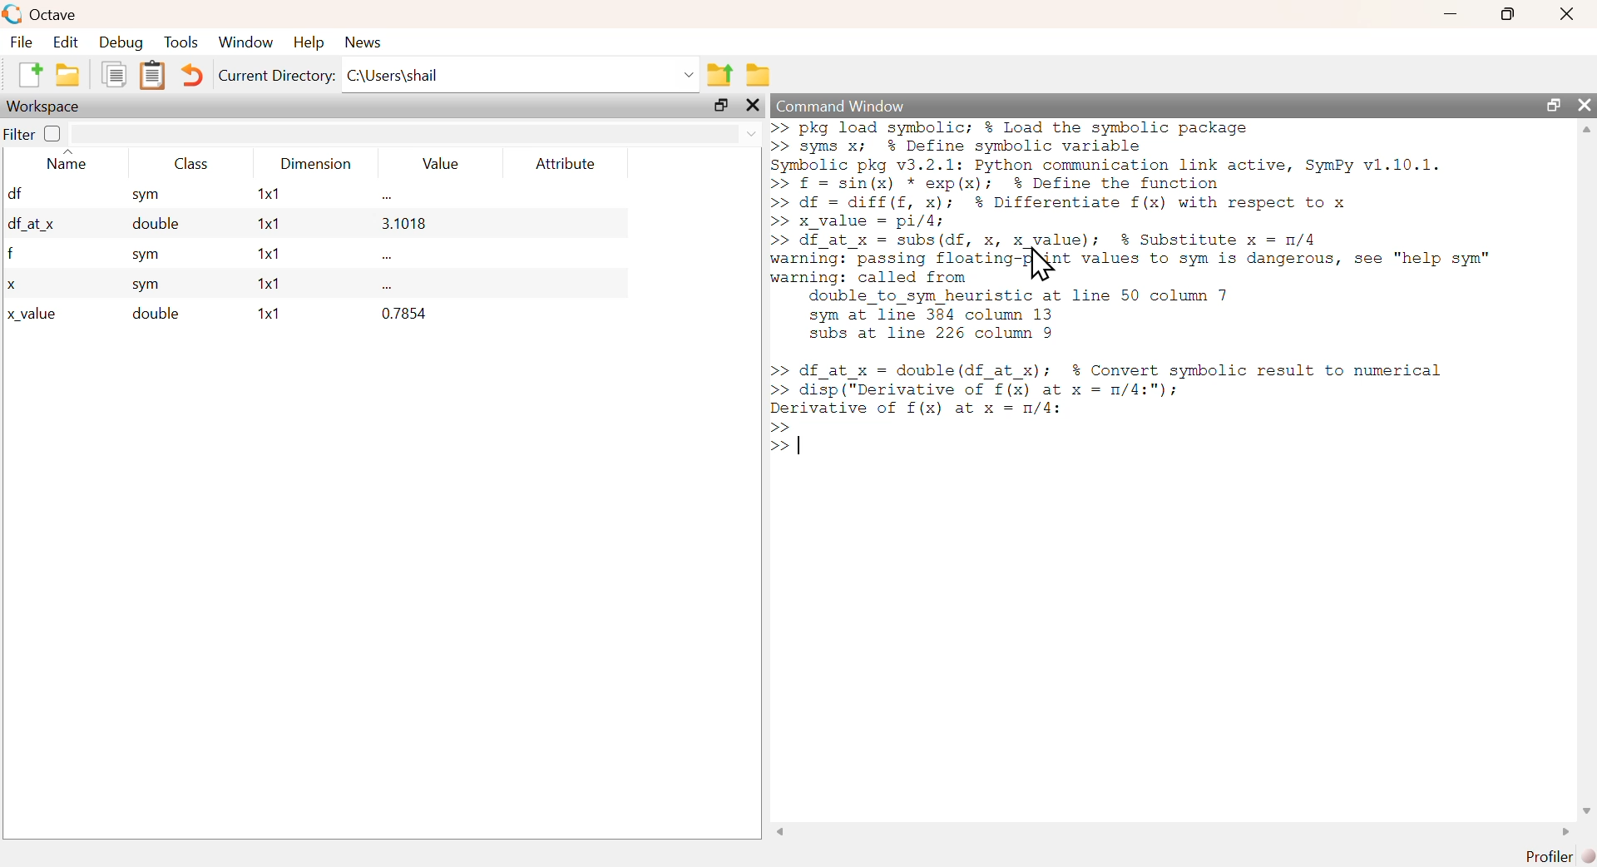 Image resolution: width=1597 pixels, height=867 pixels. What do you see at coordinates (12, 285) in the screenshot?
I see `x` at bounding box center [12, 285].